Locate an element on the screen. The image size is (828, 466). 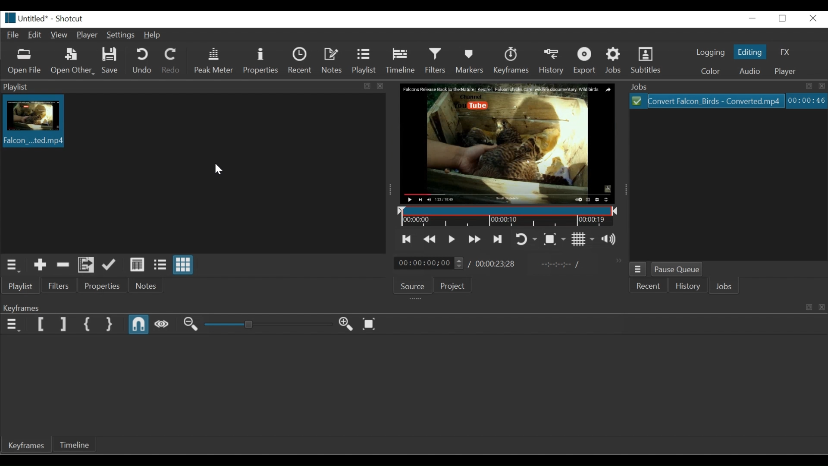
Markers is located at coordinates (470, 61).